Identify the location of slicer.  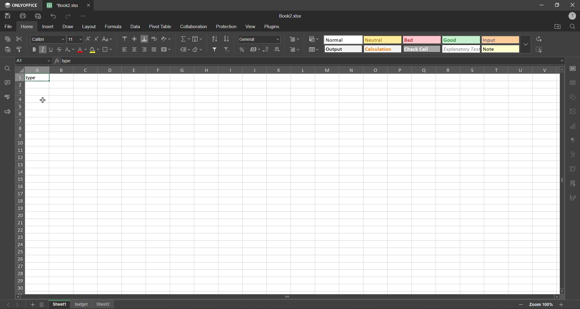
(573, 183).